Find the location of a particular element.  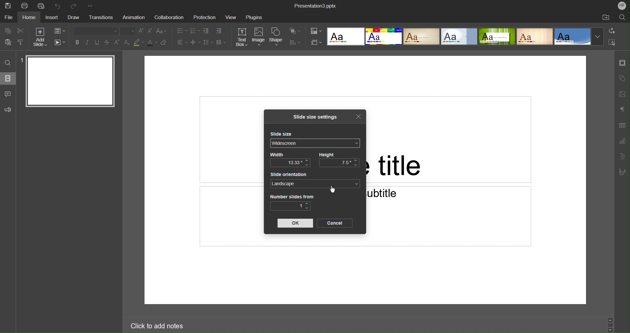

Decrease Spacing is located at coordinates (194, 42).